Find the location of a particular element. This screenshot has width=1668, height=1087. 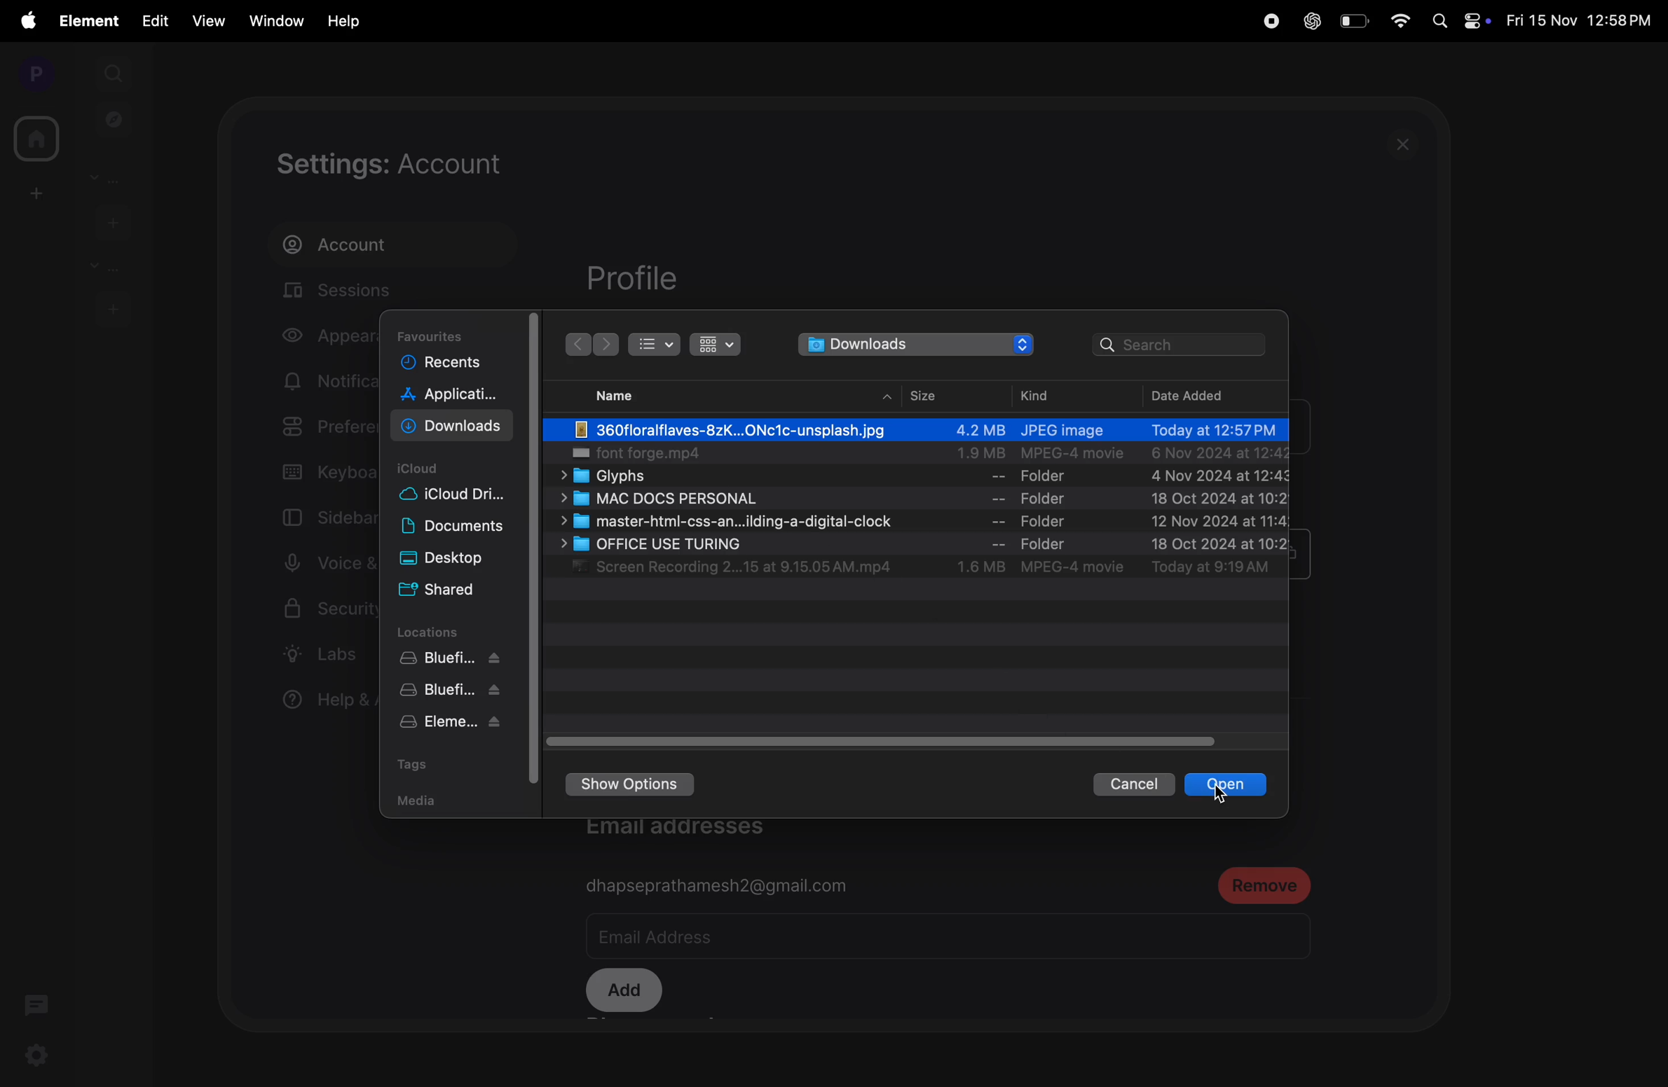

settings is located at coordinates (34, 1058).